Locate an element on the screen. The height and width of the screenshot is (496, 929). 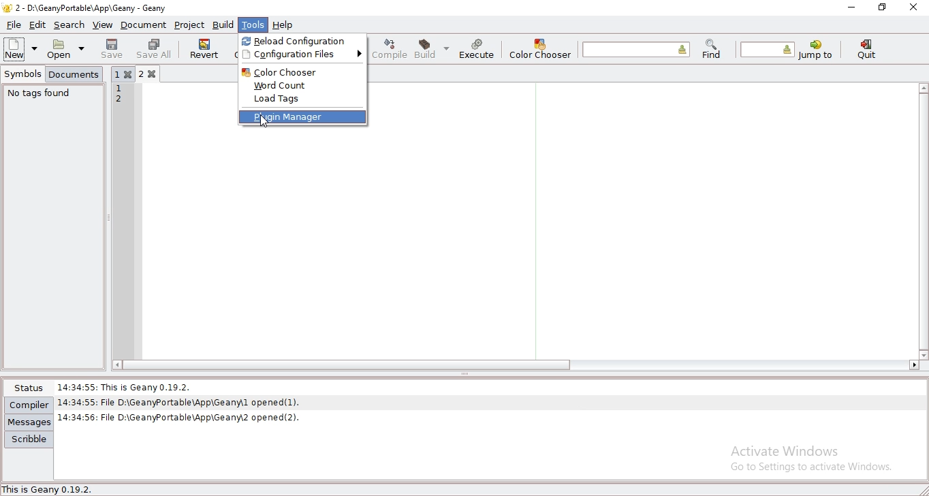
build is located at coordinates (223, 25).